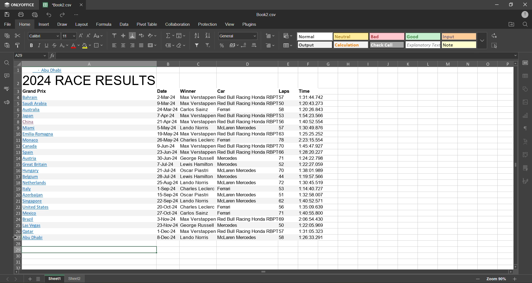 Image resolution: width=532 pixels, height=283 pixels. What do you see at coordinates (526, 168) in the screenshot?
I see `slicer` at bounding box center [526, 168].